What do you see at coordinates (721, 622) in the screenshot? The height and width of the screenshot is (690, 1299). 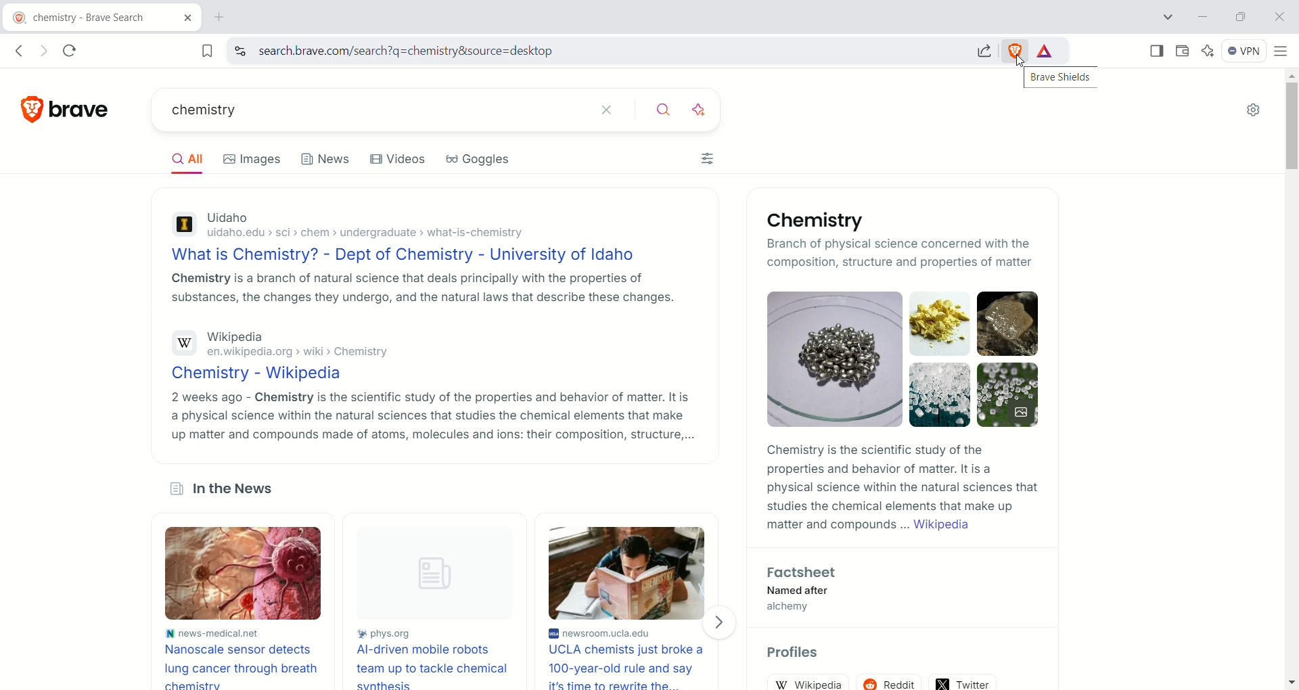 I see `next` at bounding box center [721, 622].